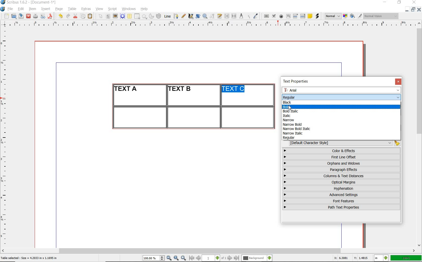  What do you see at coordinates (205, 16) in the screenshot?
I see `zoom in or zoom out` at bounding box center [205, 16].